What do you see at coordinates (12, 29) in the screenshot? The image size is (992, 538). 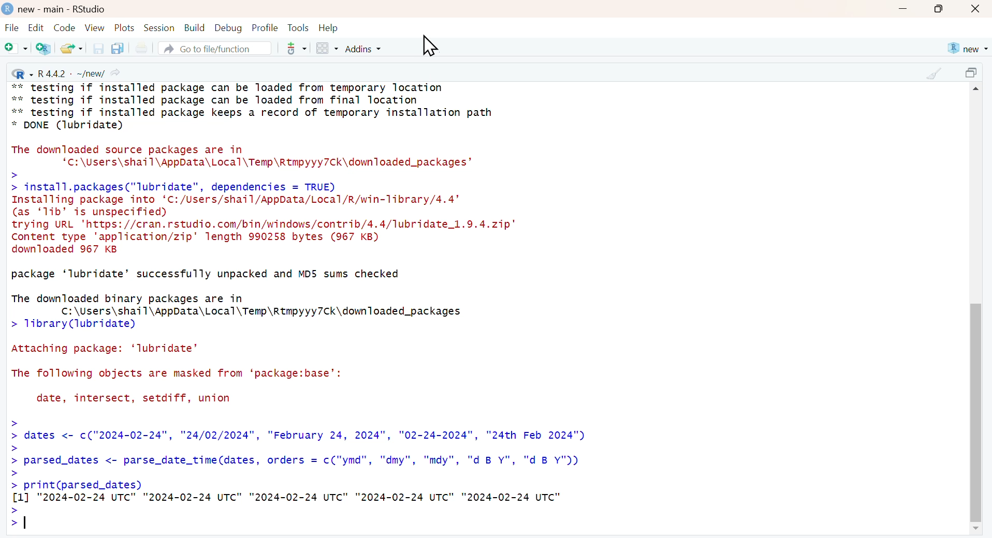 I see `File` at bounding box center [12, 29].